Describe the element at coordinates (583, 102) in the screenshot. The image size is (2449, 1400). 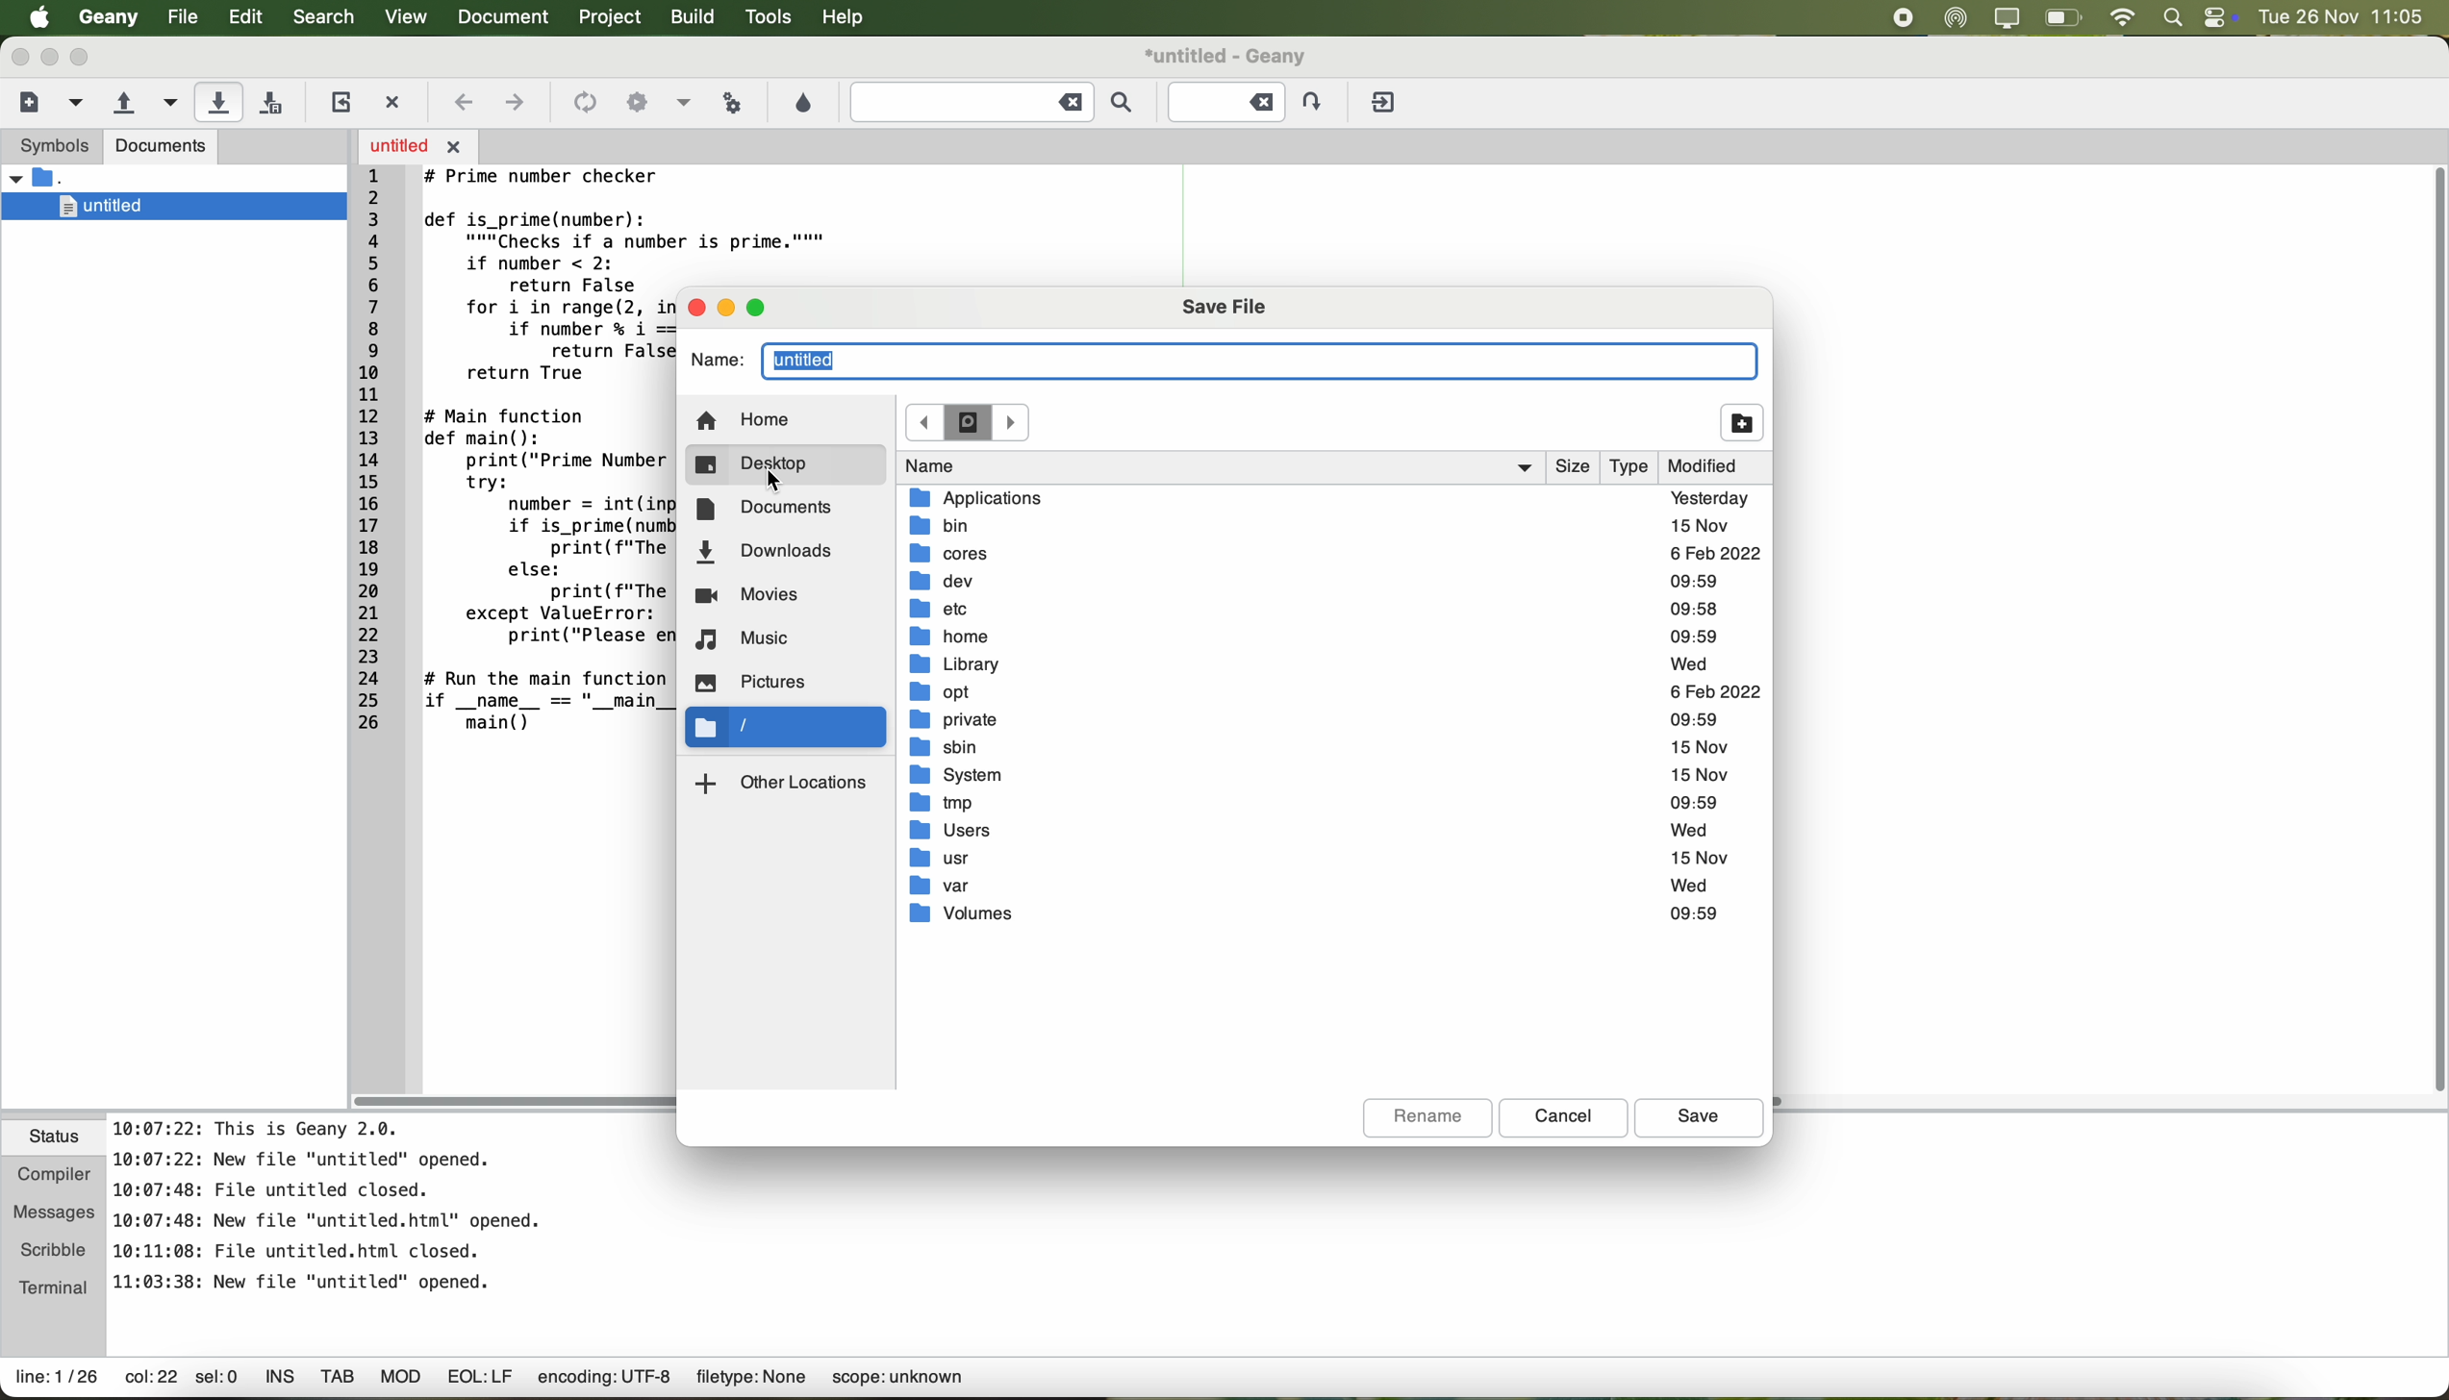
I see `icon` at that location.